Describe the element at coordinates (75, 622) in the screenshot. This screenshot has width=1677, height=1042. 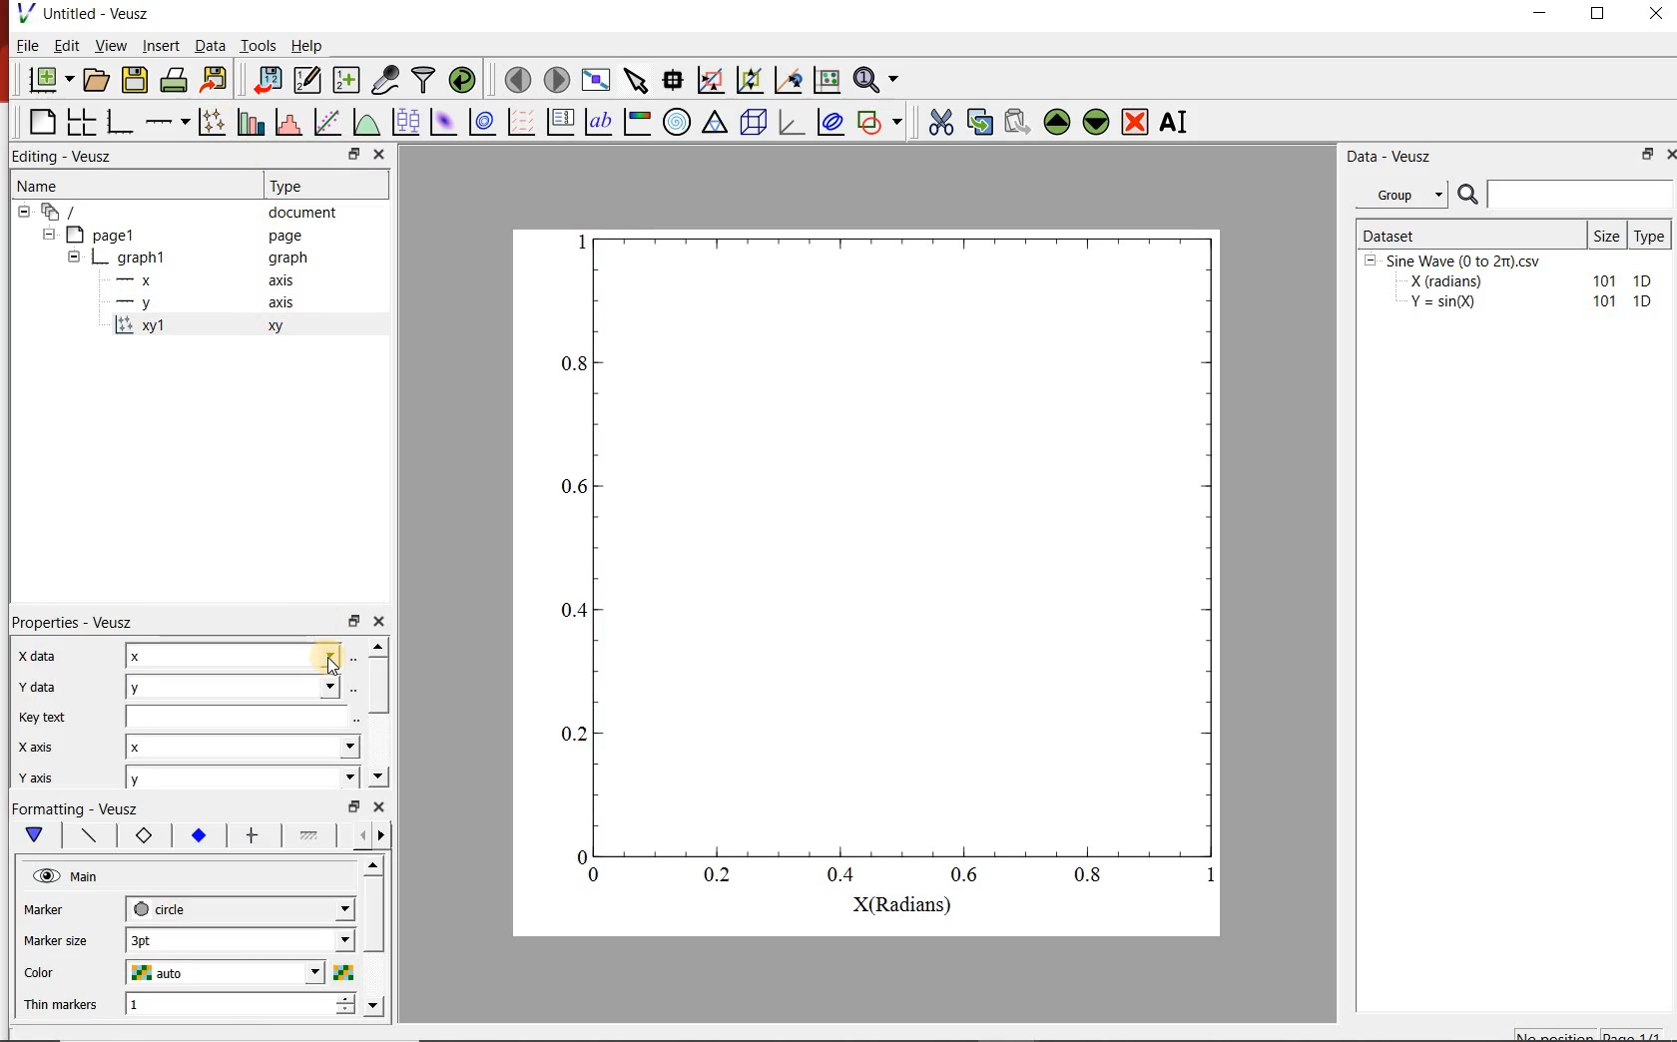
I see `Properties - Veusz` at that location.